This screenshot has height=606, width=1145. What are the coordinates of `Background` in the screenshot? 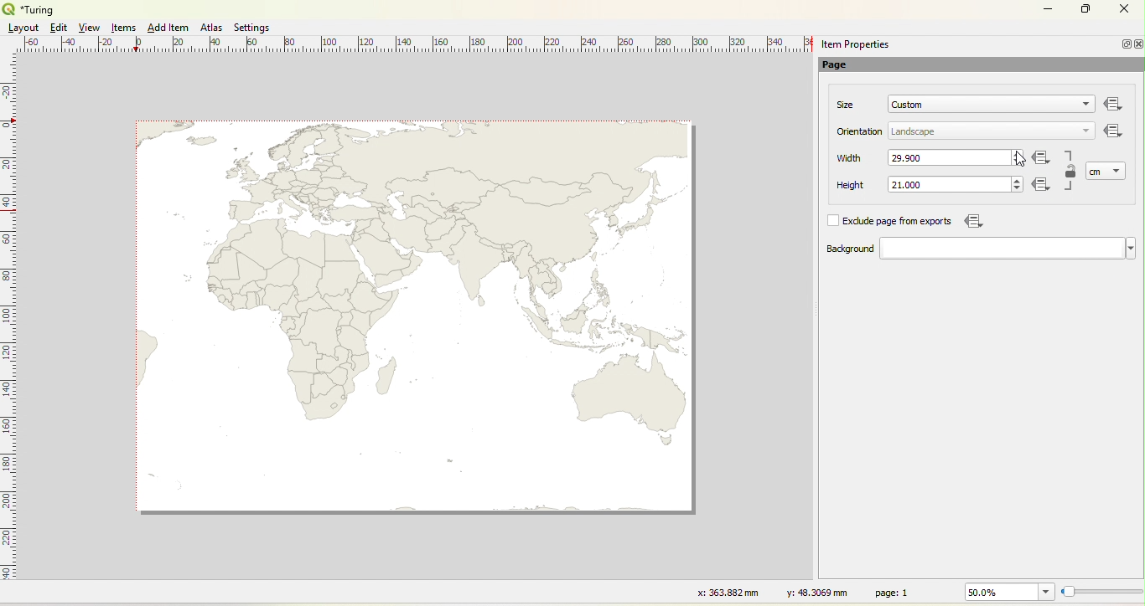 It's located at (833, 249).